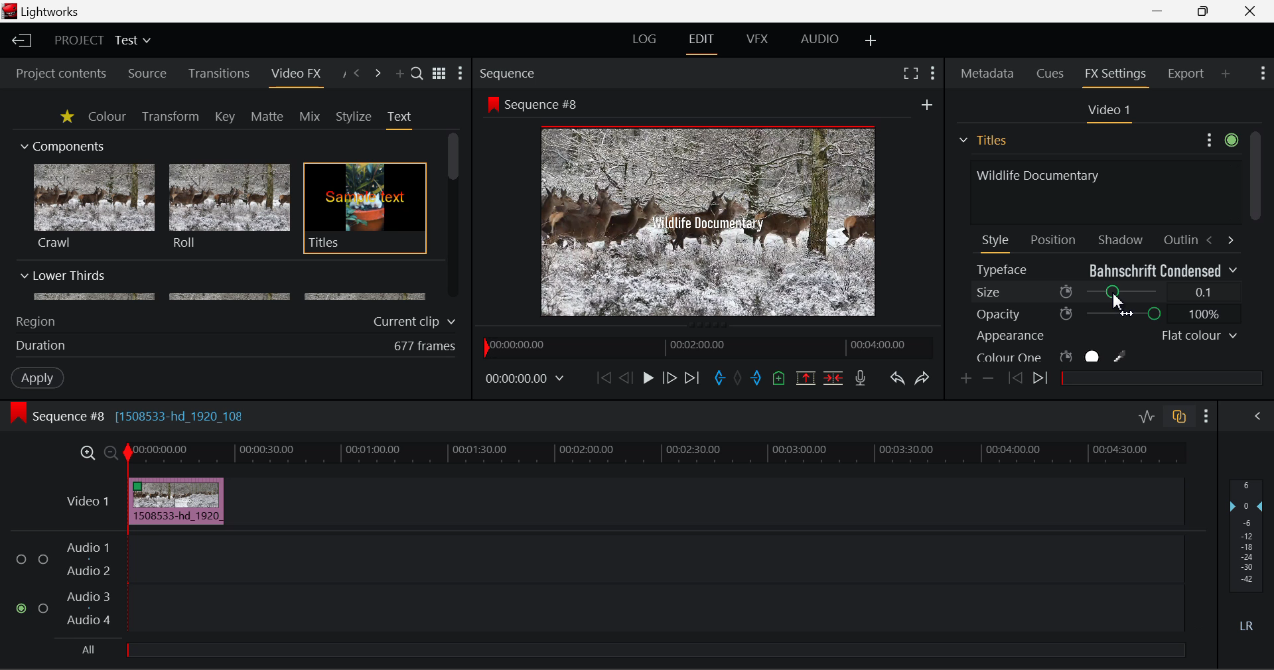 The height and width of the screenshot is (670, 1274). What do you see at coordinates (380, 74) in the screenshot?
I see `Next Panel` at bounding box center [380, 74].